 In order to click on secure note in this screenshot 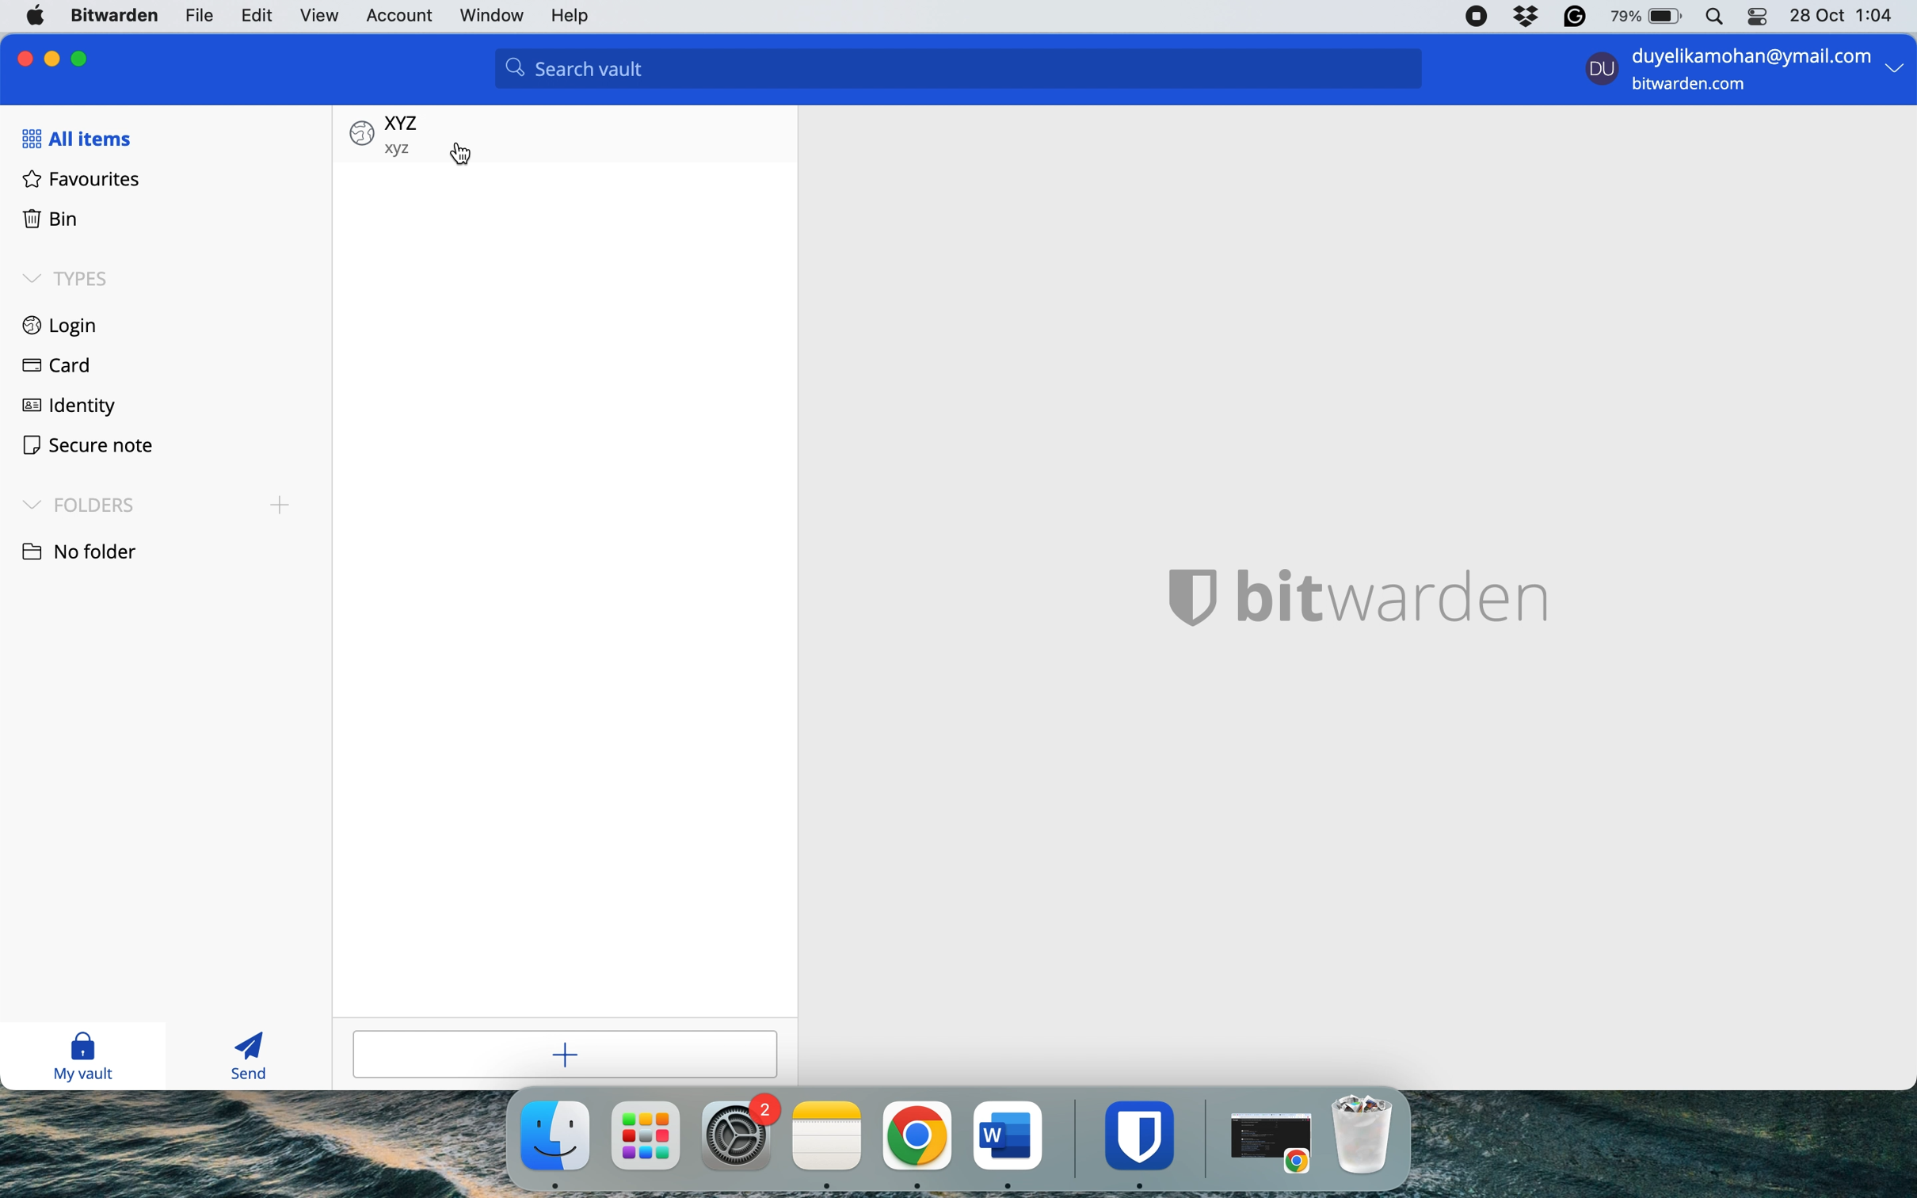, I will do `click(88, 447)`.